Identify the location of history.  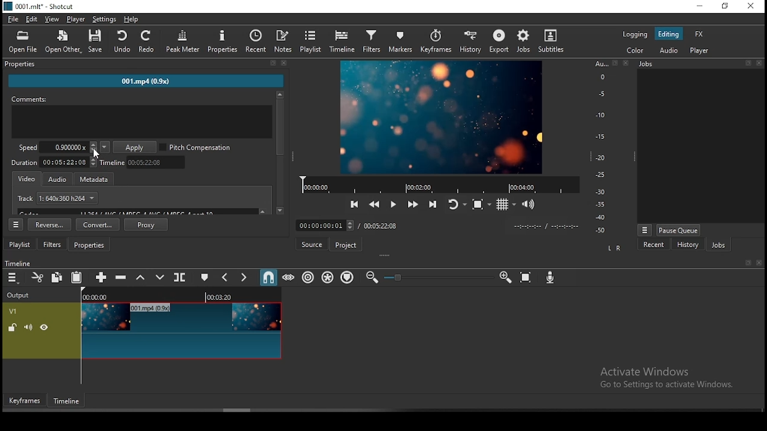
(688, 245).